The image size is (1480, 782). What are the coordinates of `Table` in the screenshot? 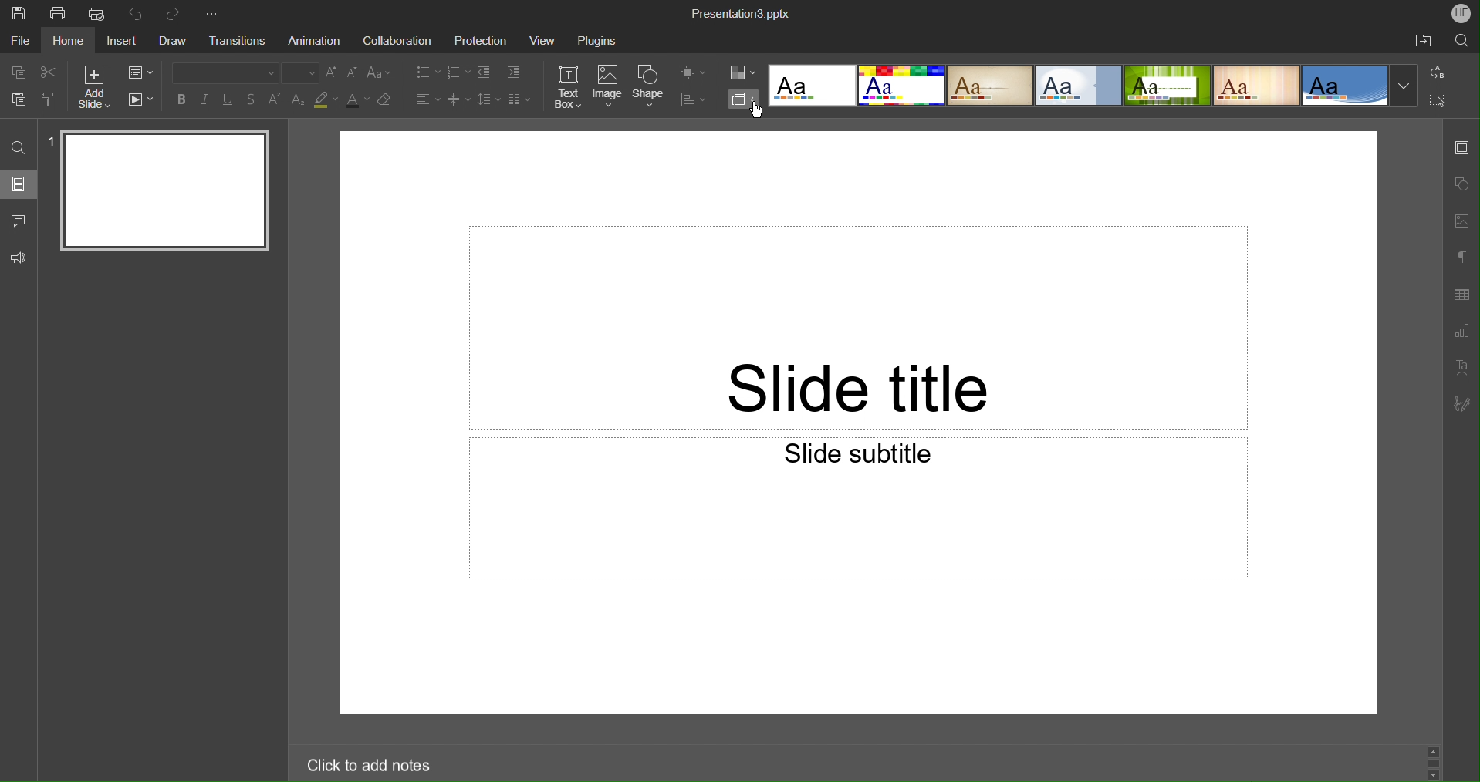 It's located at (1461, 295).